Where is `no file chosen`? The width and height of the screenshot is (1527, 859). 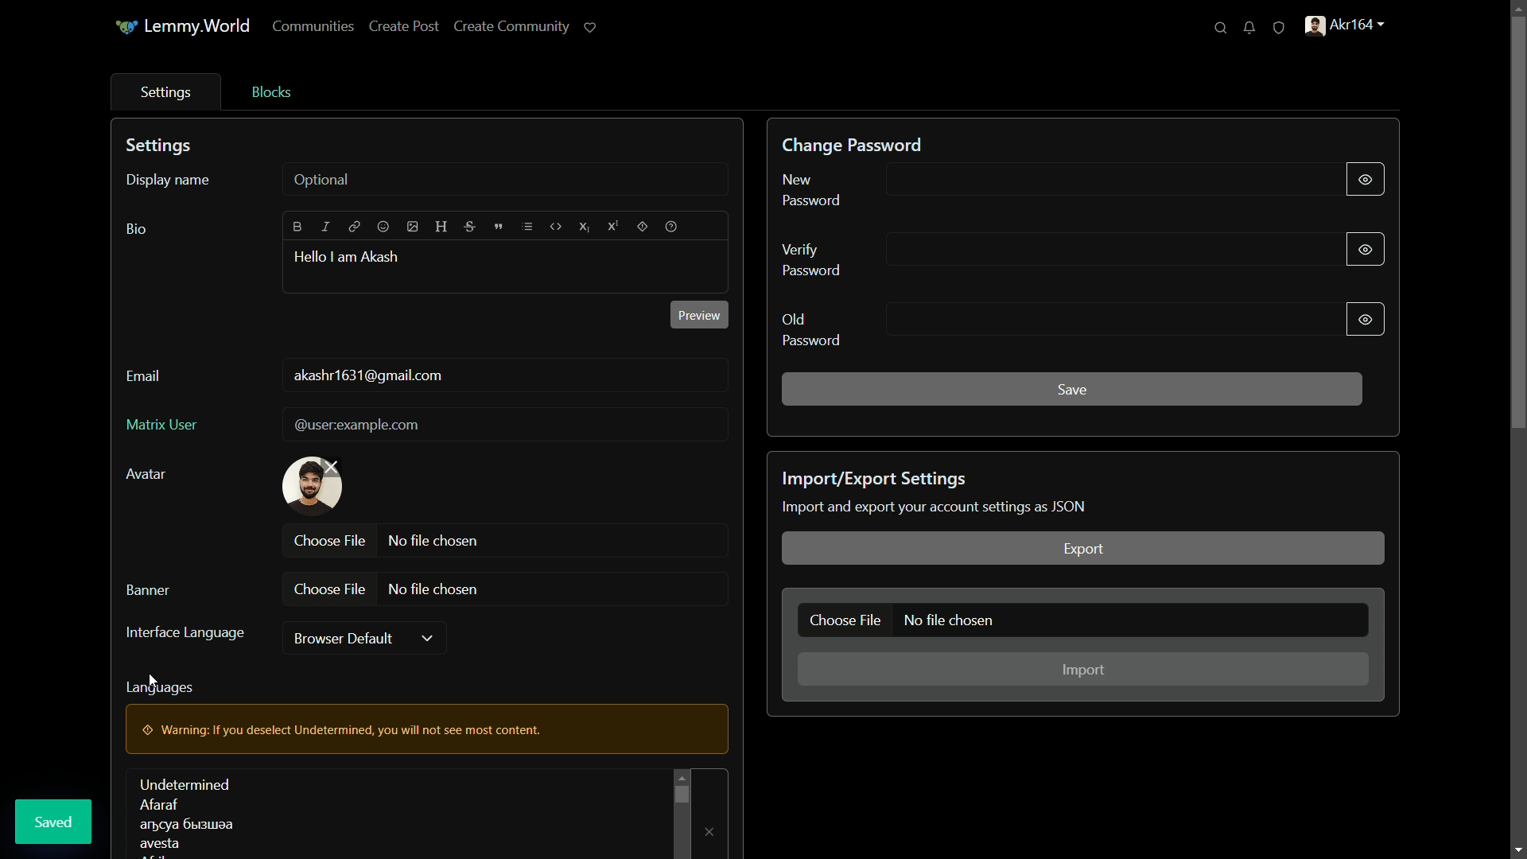
no file chosen is located at coordinates (433, 590).